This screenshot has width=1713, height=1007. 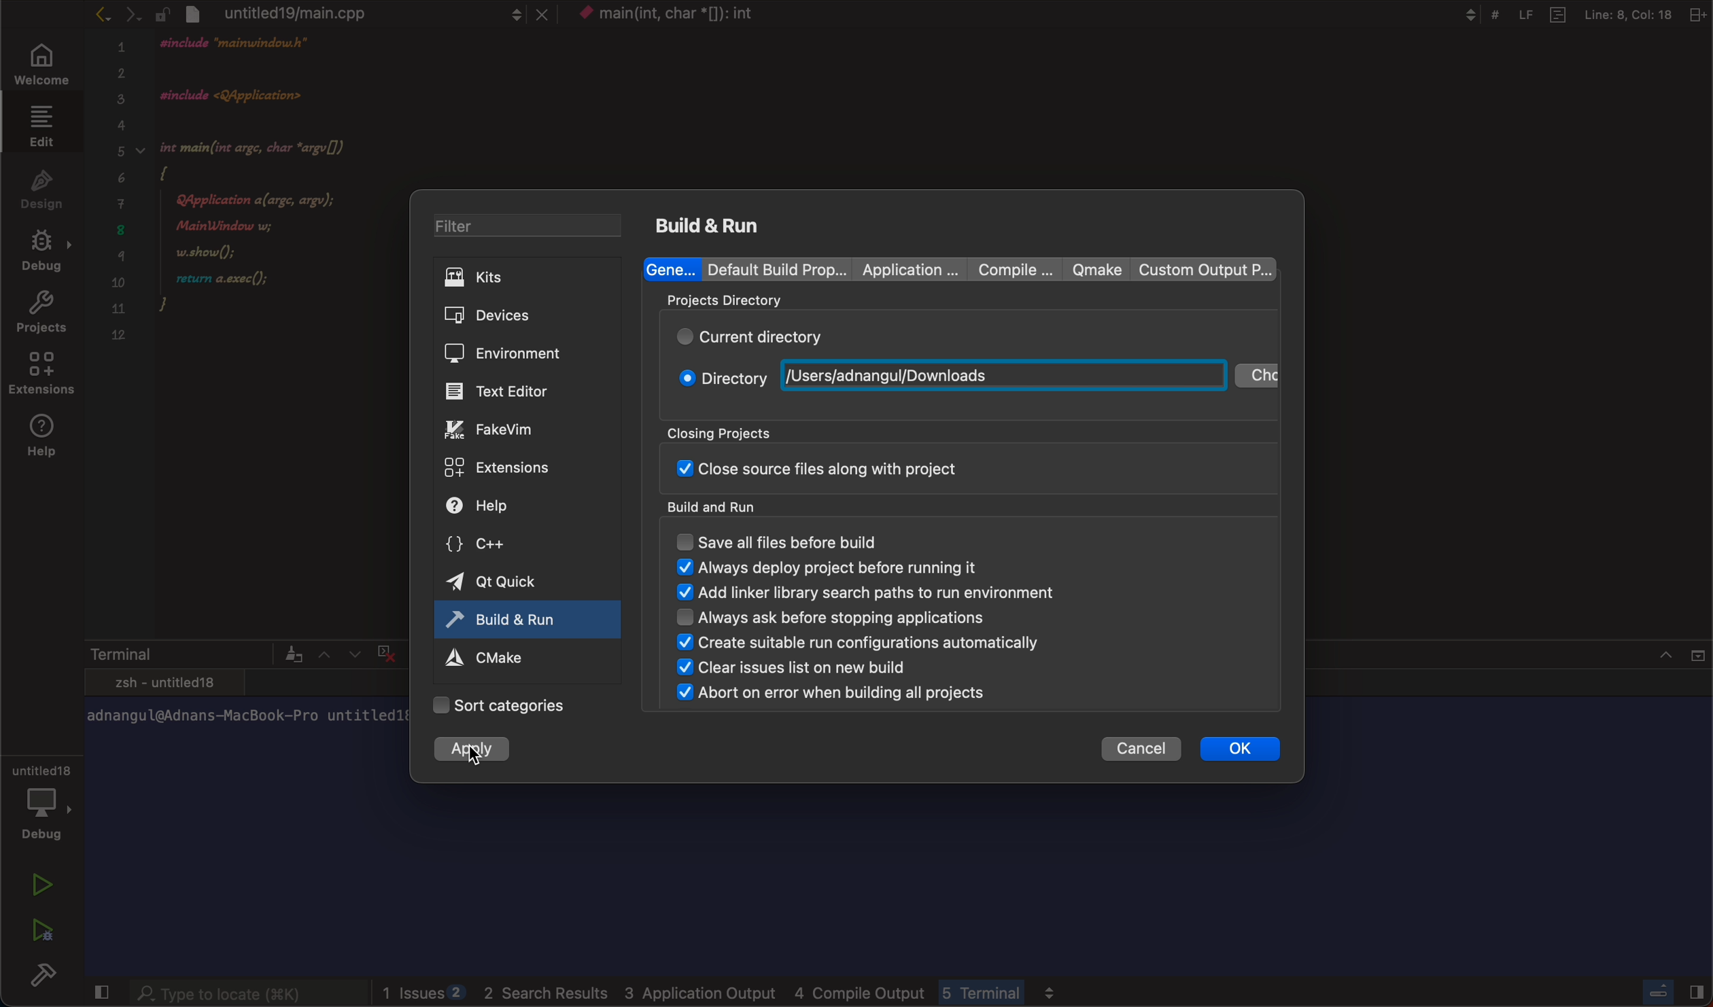 What do you see at coordinates (833, 568) in the screenshot?
I see `always display` at bounding box center [833, 568].